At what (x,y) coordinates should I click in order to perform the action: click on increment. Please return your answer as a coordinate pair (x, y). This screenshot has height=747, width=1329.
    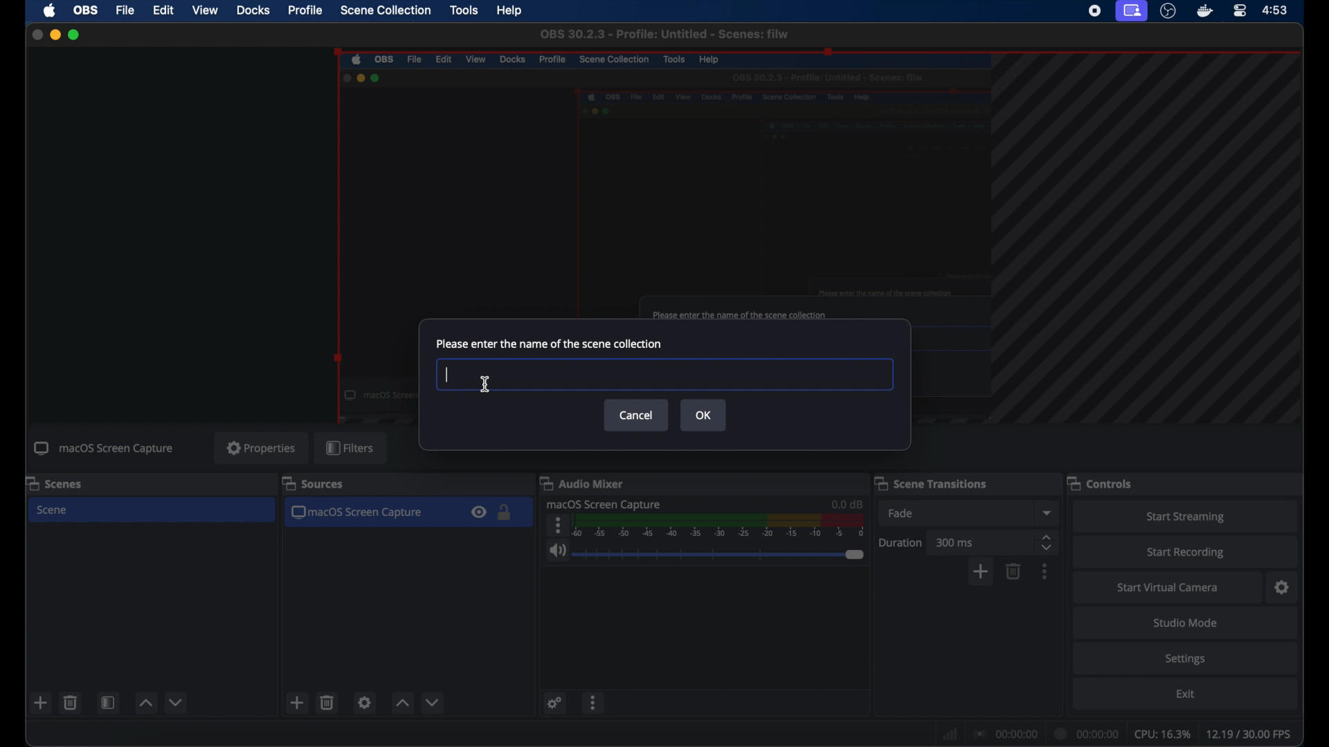
    Looking at the image, I should click on (145, 703).